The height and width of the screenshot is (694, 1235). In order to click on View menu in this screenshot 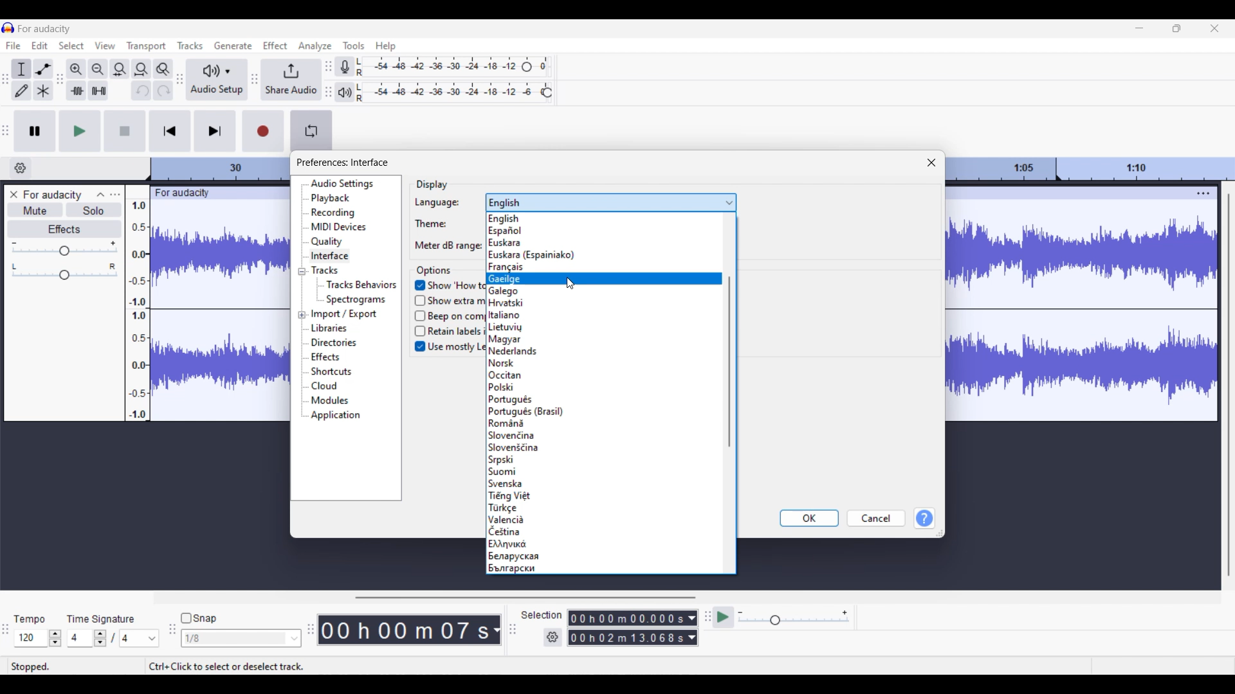, I will do `click(105, 45)`.